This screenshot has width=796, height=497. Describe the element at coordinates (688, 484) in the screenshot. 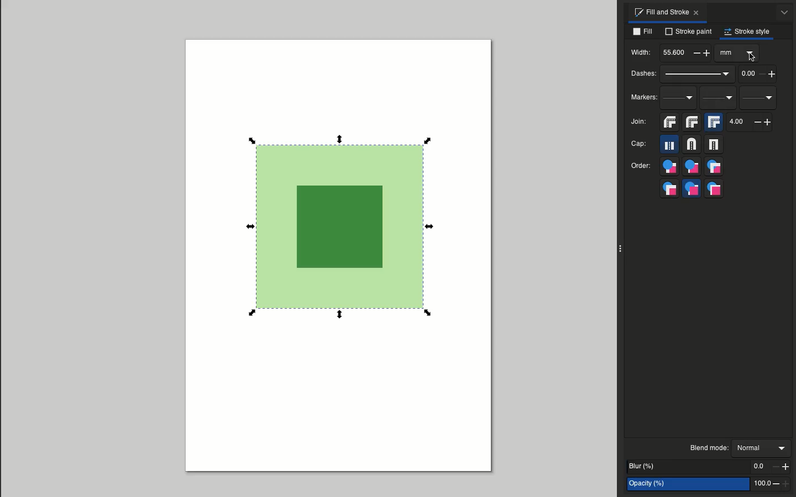

I see `Opacity` at that location.